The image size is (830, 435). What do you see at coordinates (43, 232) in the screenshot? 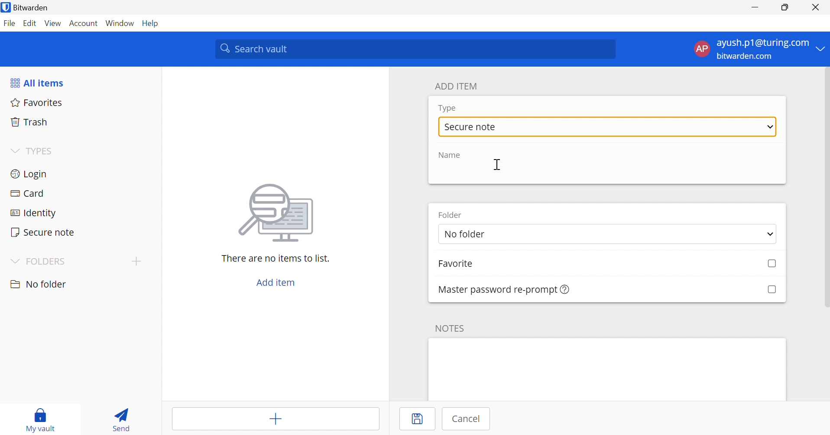
I see `Secure note` at bounding box center [43, 232].